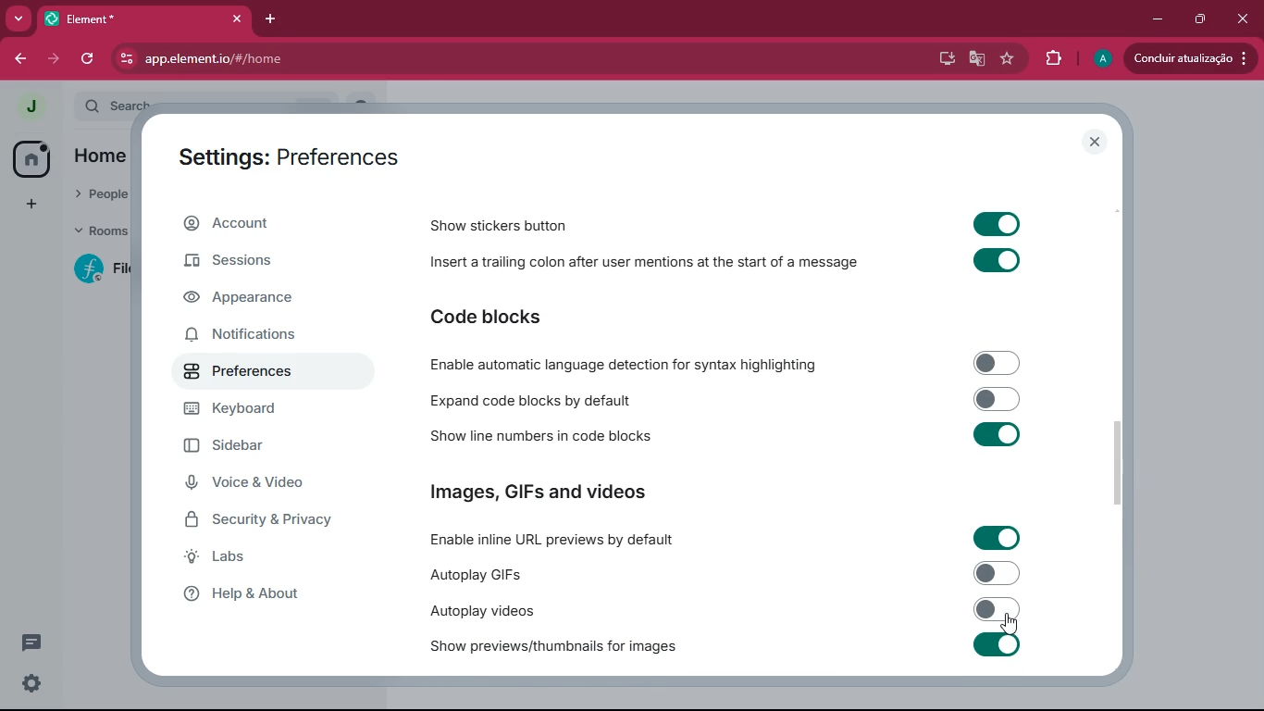 The height and width of the screenshot is (711, 1264). What do you see at coordinates (1198, 19) in the screenshot?
I see `restore down` at bounding box center [1198, 19].